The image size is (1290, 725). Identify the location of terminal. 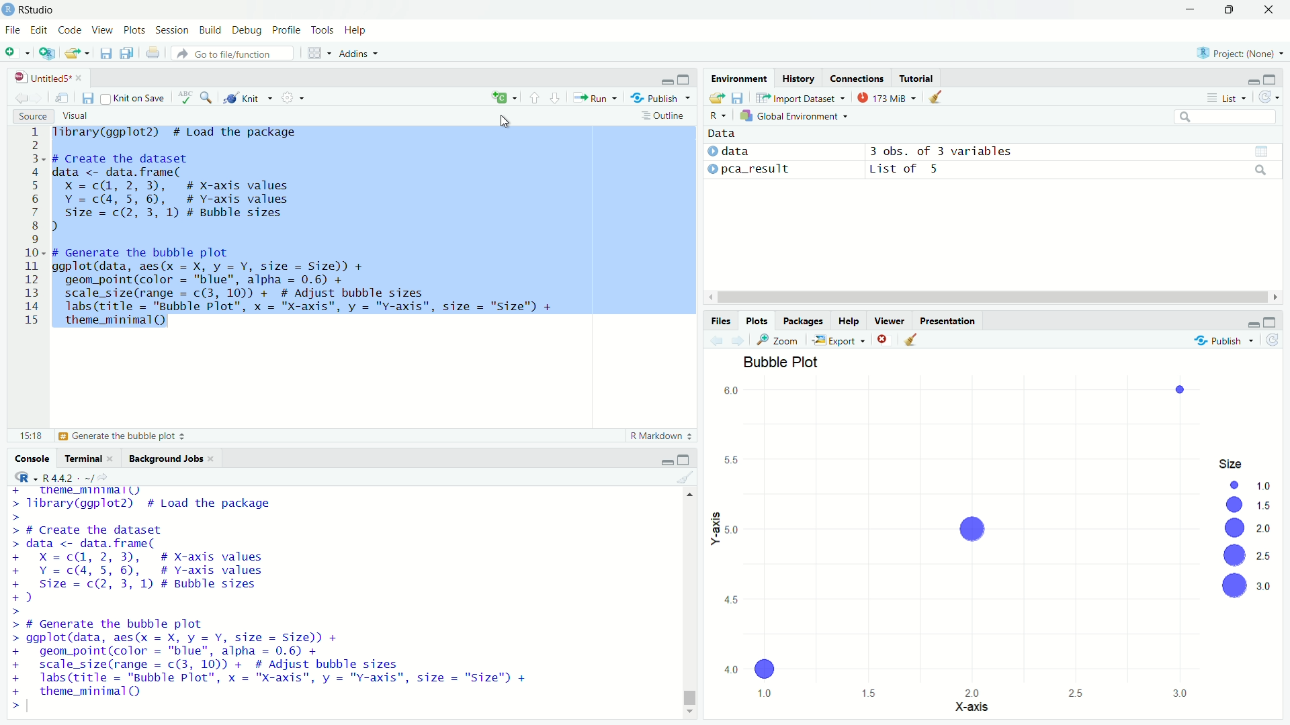
(89, 456).